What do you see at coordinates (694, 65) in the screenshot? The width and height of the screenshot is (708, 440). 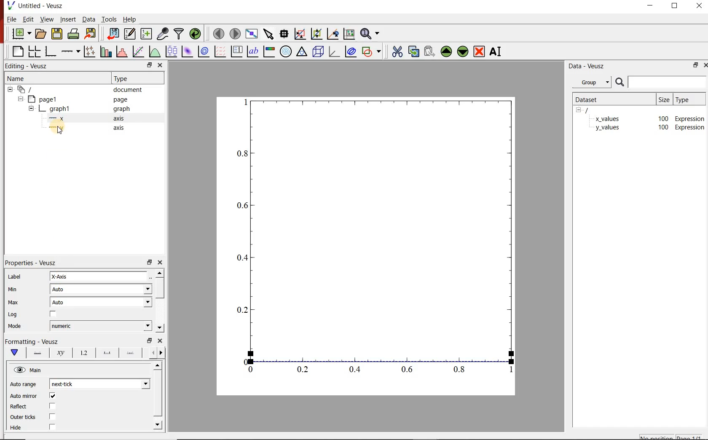 I see `restore down` at bounding box center [694, 65].